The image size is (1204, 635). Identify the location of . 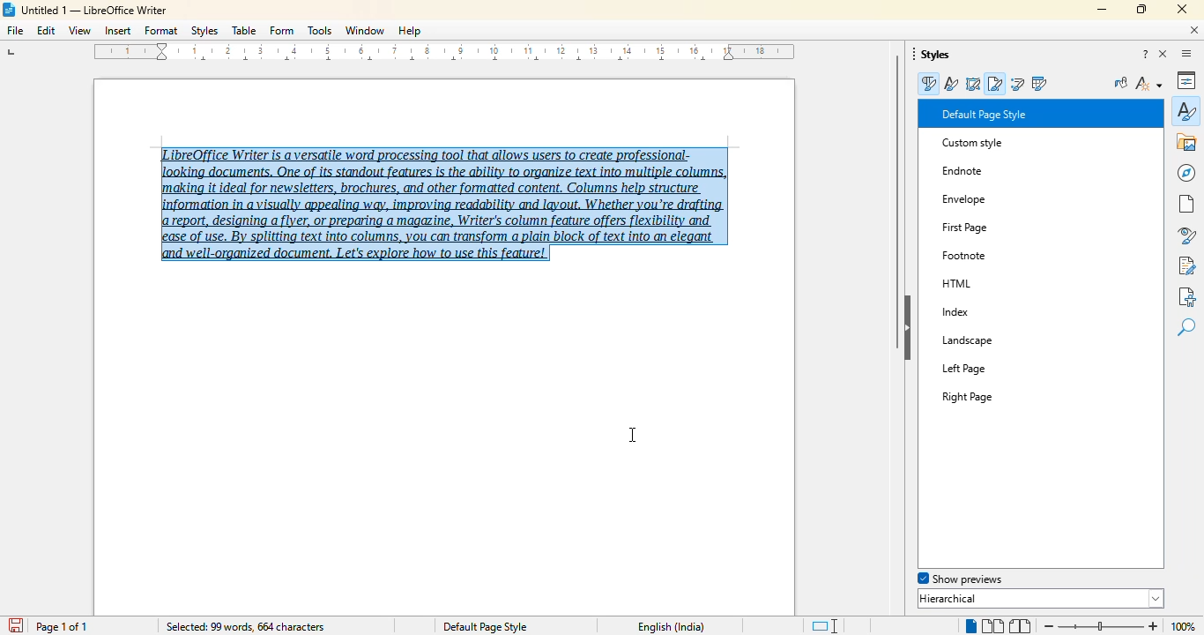
(962, 226).